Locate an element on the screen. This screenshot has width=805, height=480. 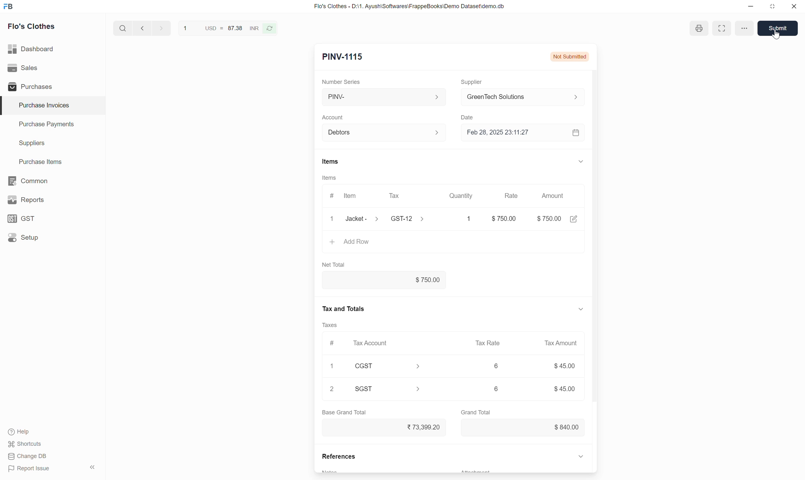
Vertical slide bar is located at coordinates (595, 249).